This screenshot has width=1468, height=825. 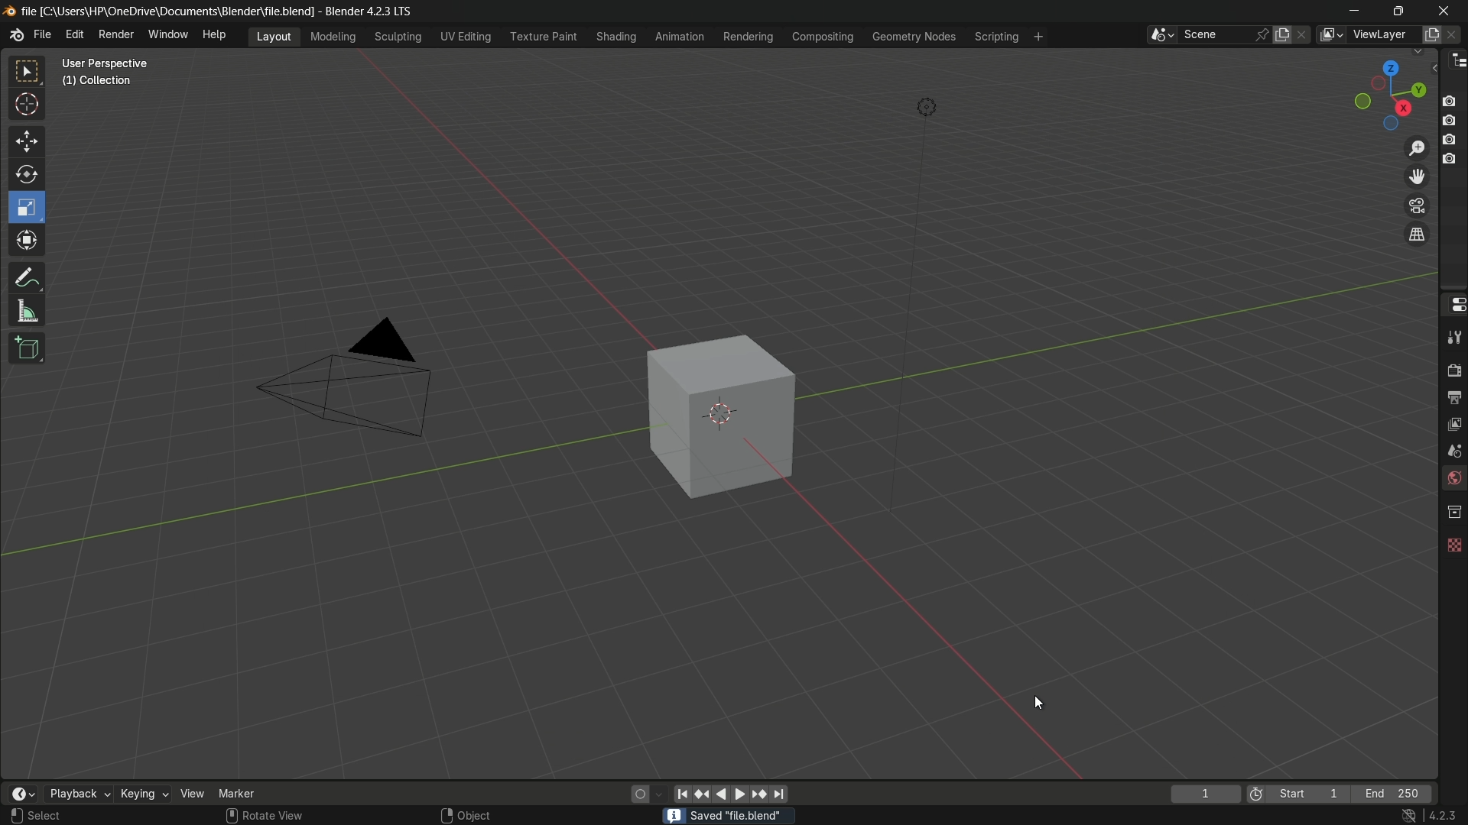 I want to click on edit menu, so click(x=74, y=34).